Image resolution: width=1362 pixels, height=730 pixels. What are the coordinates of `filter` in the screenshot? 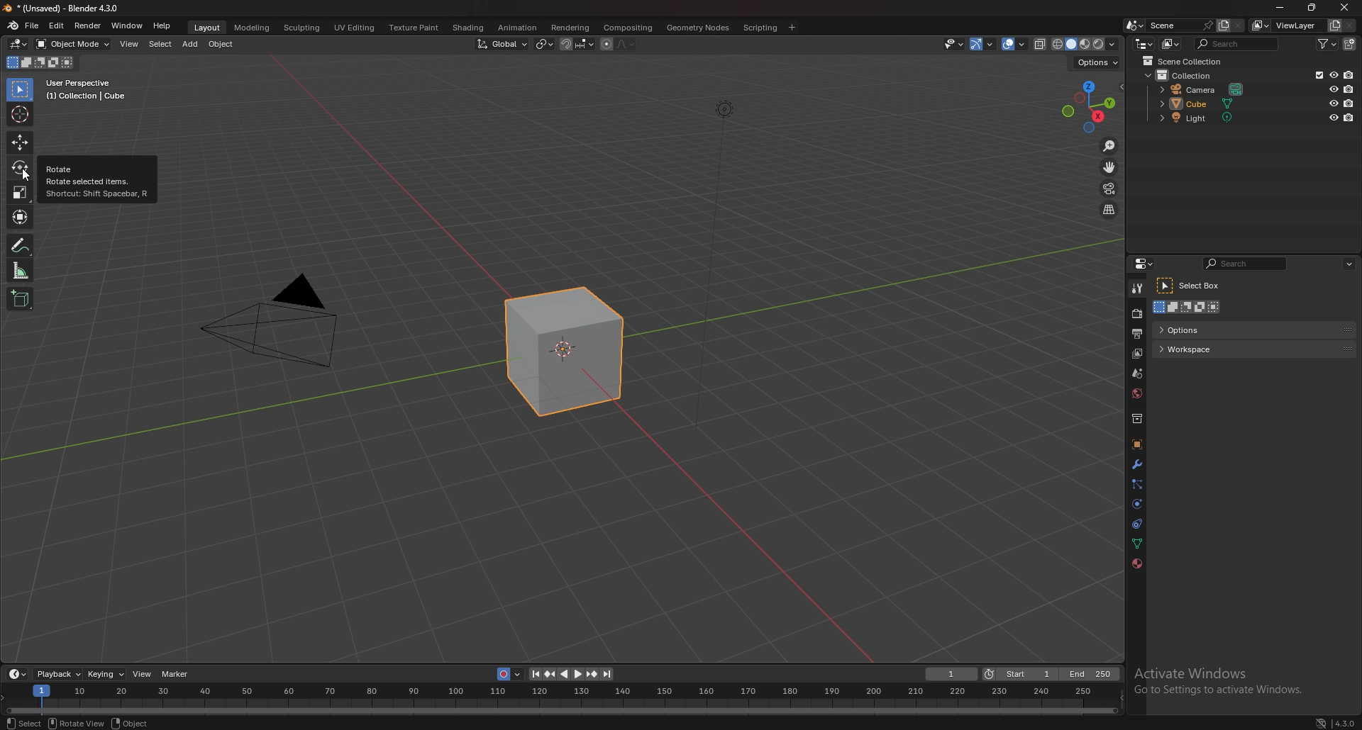 It's located at (1327, 43).